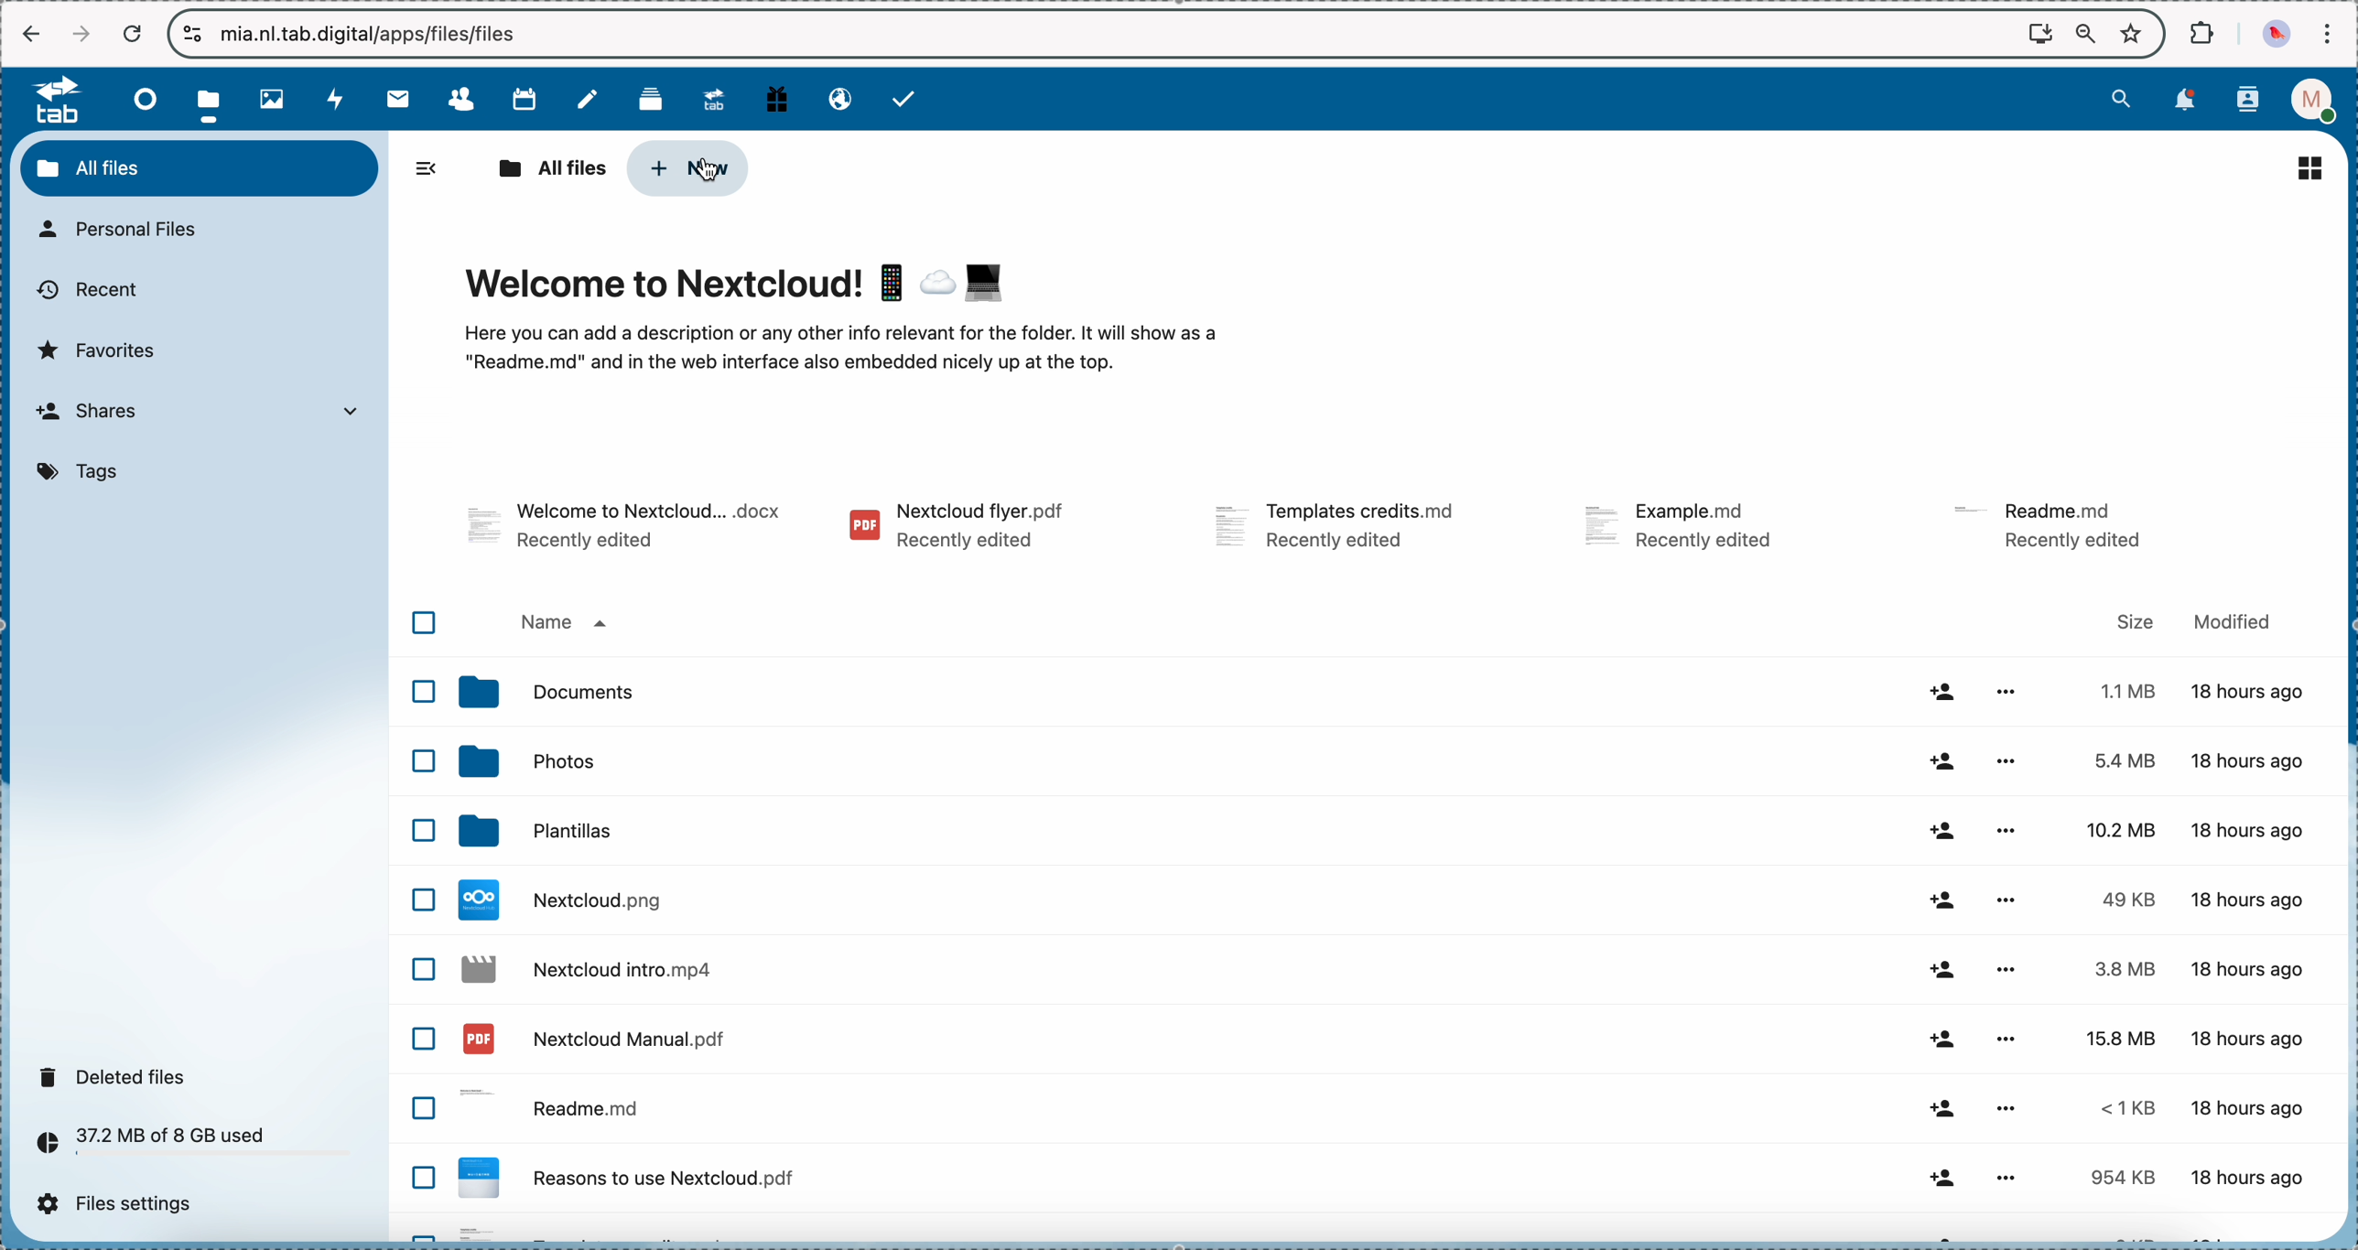 The image size is (2358, 1250). I want to click on more options, so click(2010, 1176).